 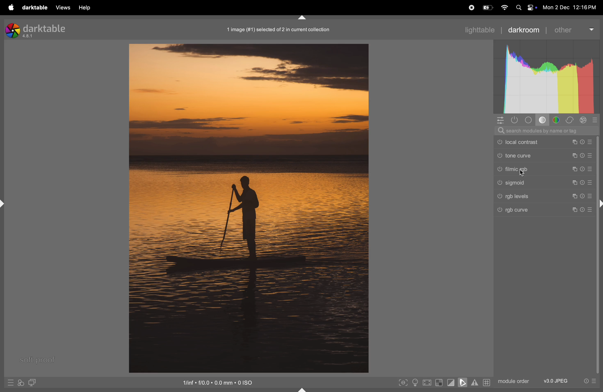 What do you see at coordinates (486, 382) in the screenshot?
I see `grid` at bounding box center [486, 382].